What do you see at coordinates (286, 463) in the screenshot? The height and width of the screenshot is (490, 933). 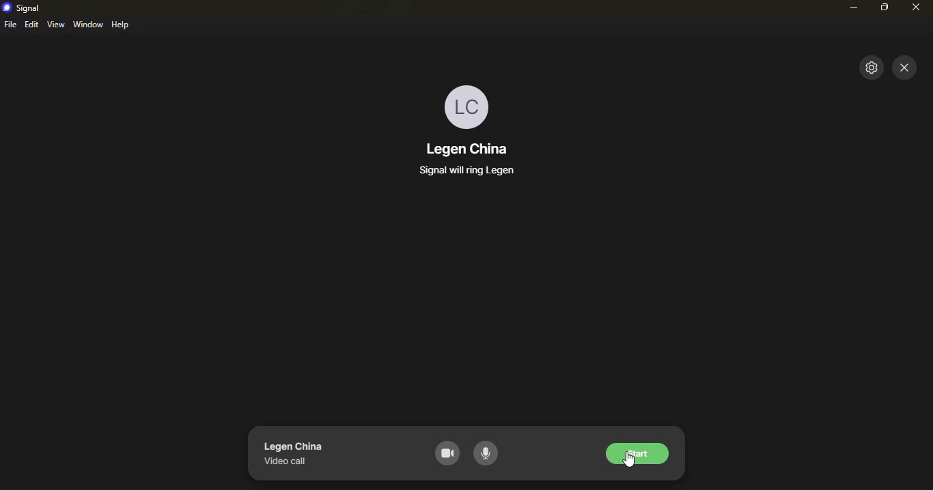 I see `video call` at bounding box center [286, 463].